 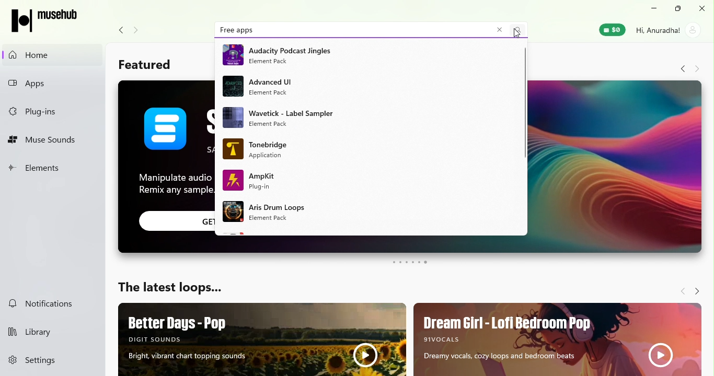 What do you see at coordinates (516, 33) in the screenshot?
I see `cursor` at bounding box center [516, 33].